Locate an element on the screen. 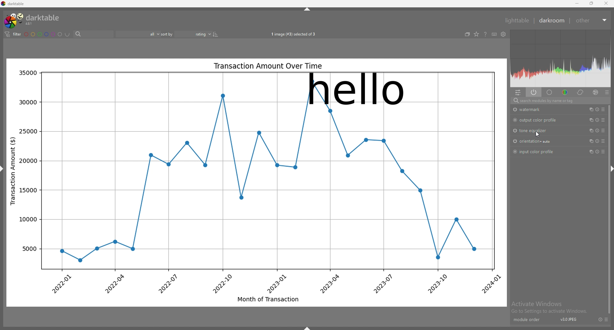  10000 is located at coordinates (27, 219).